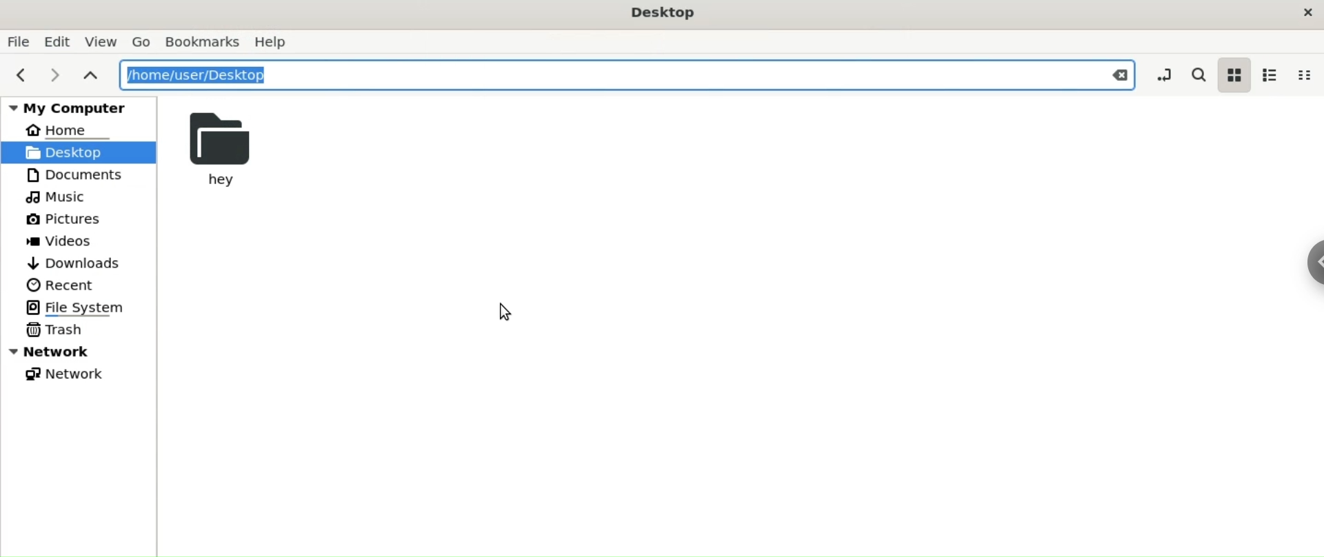 The image size is (1324, 557). Describe the element at coordinates (59, 41) in the screenshot. I see `Edit` at that location.